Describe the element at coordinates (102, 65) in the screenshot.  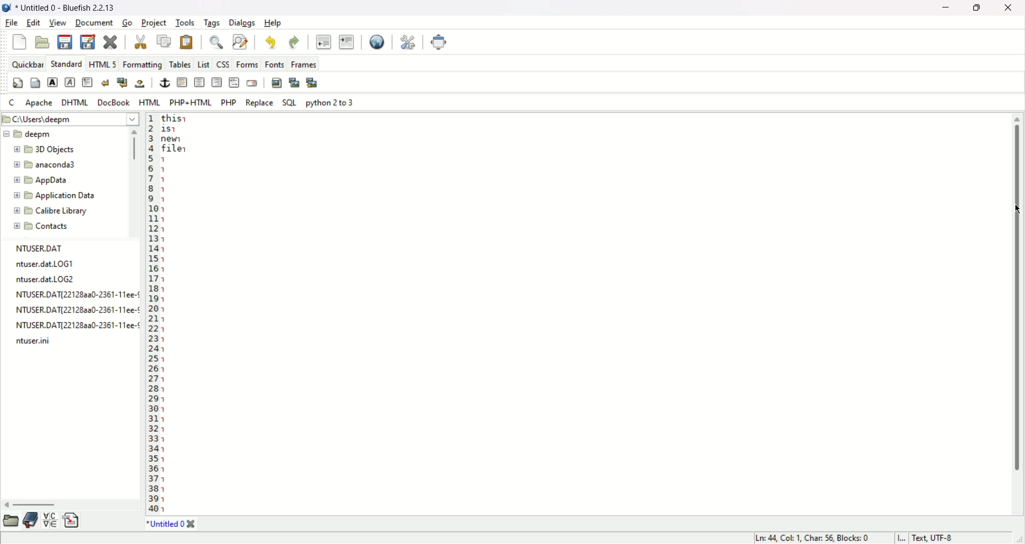
I see `HTML5` at that location.